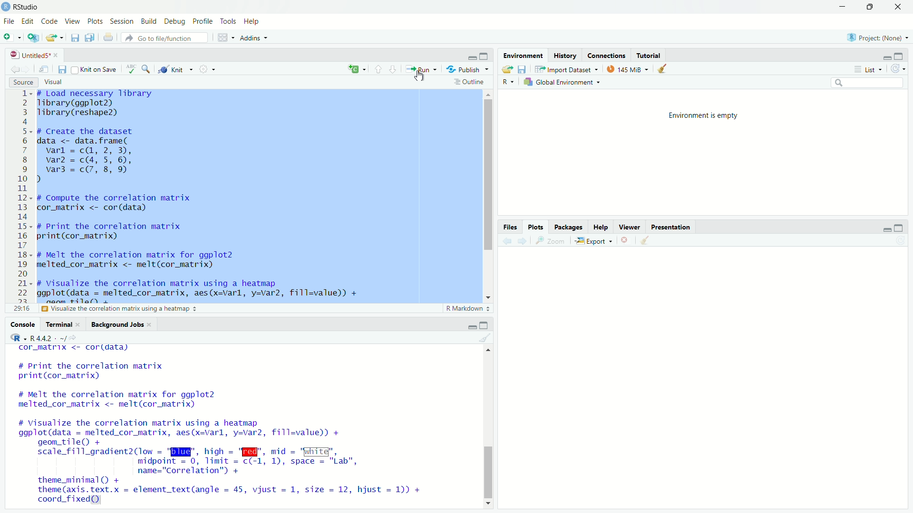 The image size is (913, 513). I want to click on code, so click(50, 21).